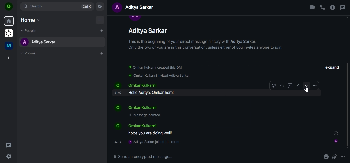 The width and height of the screenshot is (350, 163). I want to click on aditya sarkar, so click(40, 42).